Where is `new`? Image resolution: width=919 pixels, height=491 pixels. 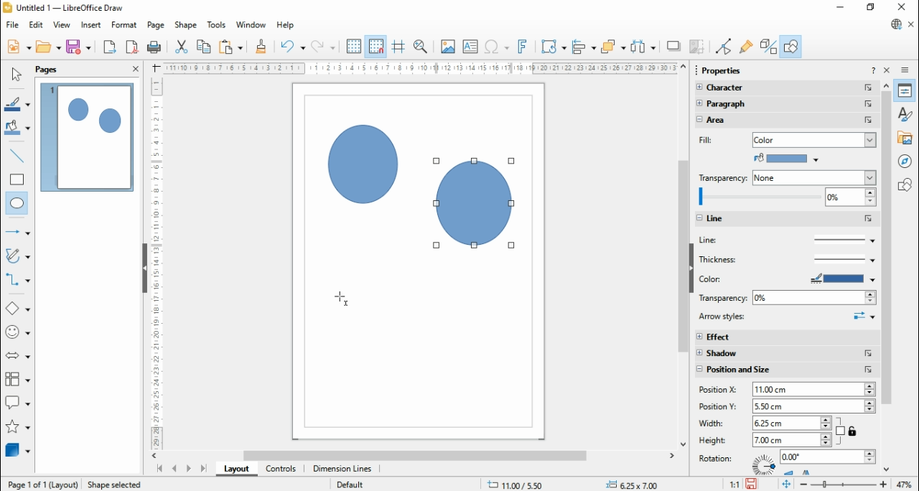 new is located at coordinates (19, 46).